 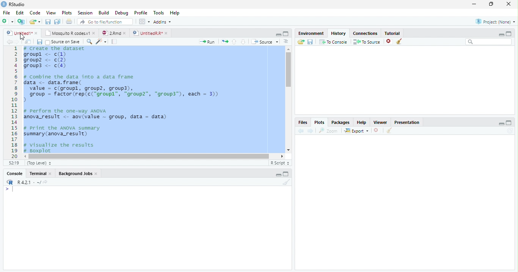 What do you see at coordinates (64, 42) in the screenshot?
I see `Source on save` at bounding box center [64, 42].